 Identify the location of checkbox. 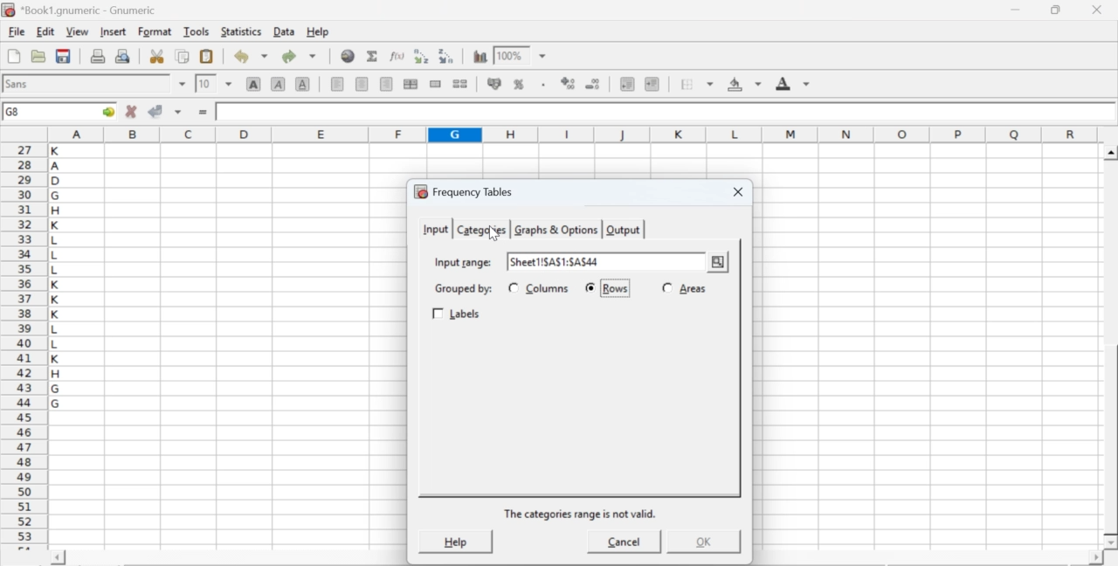
(592, 288).